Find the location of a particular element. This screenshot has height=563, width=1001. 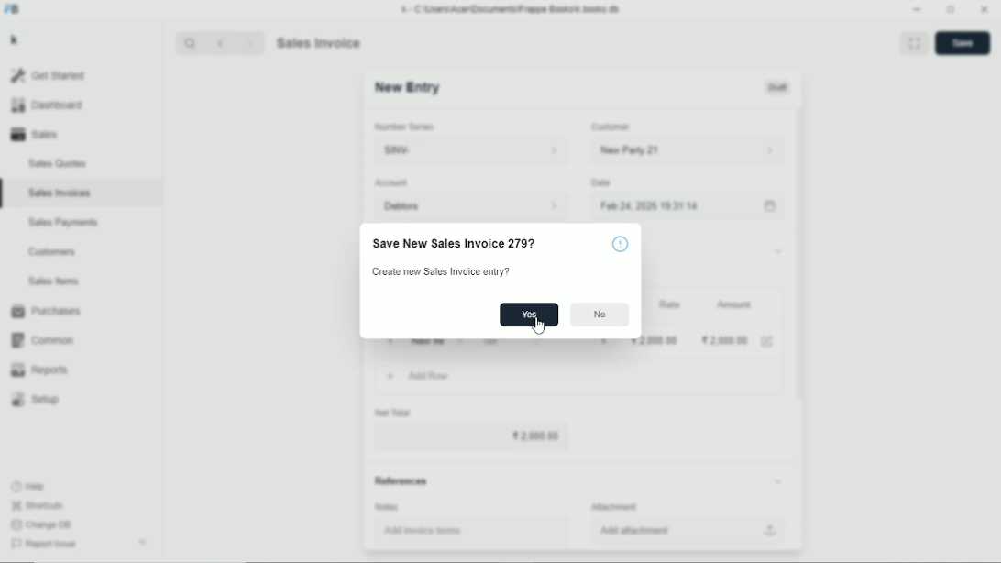

Notes is located at coordinates (387, 507).